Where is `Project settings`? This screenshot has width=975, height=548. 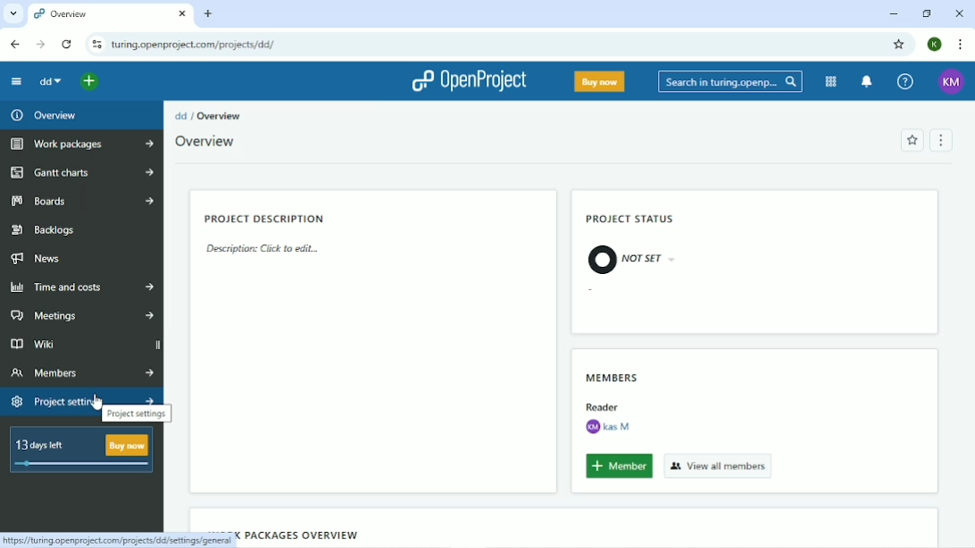 Project settings is located at coordinates (137, 412).